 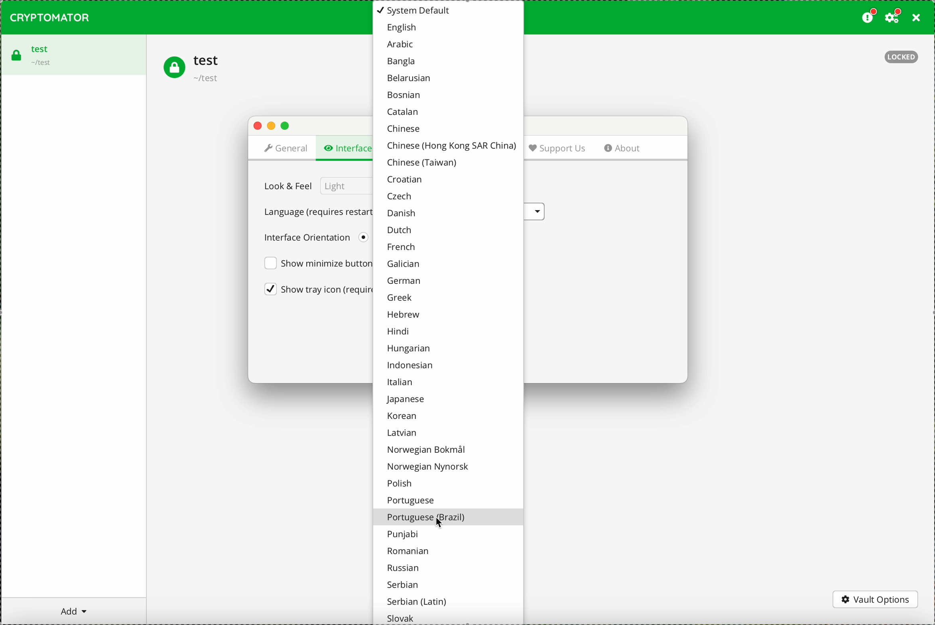 I want to click on japanese, so click(x=404, y=401).